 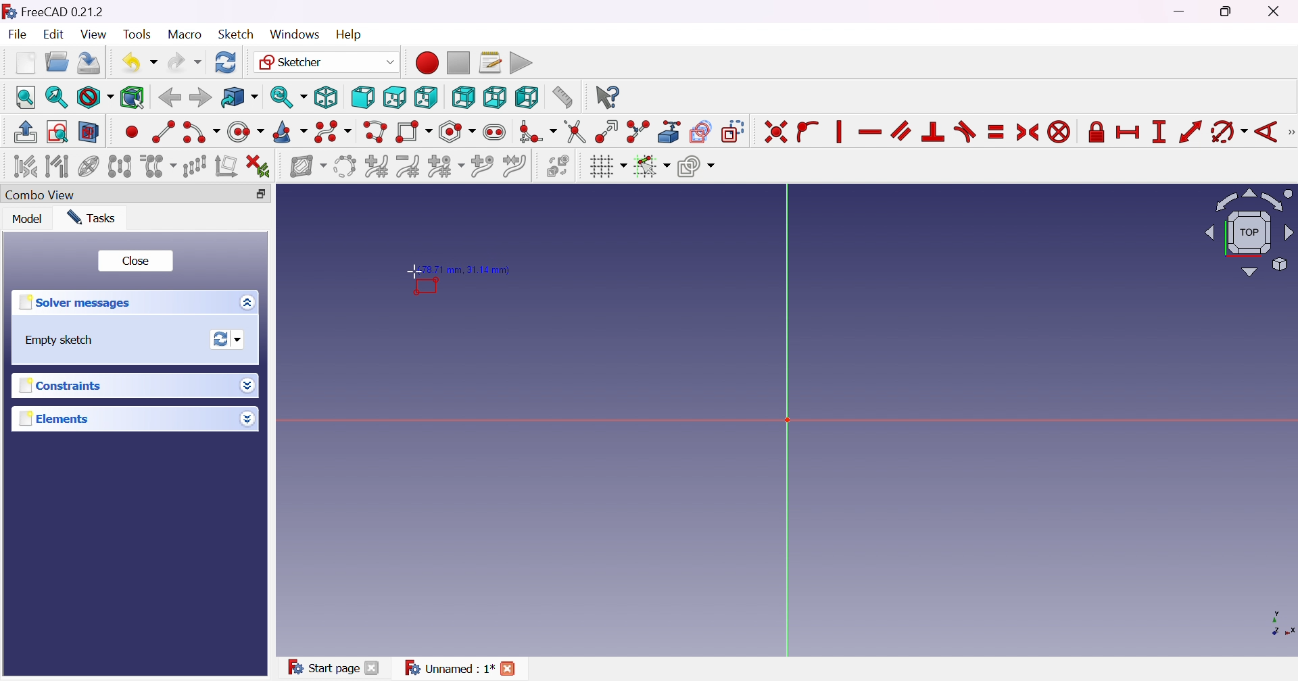 What do you see at coordinates (90, 132) in the screenshot?
I see `View section` at bounding box center [90, 132].